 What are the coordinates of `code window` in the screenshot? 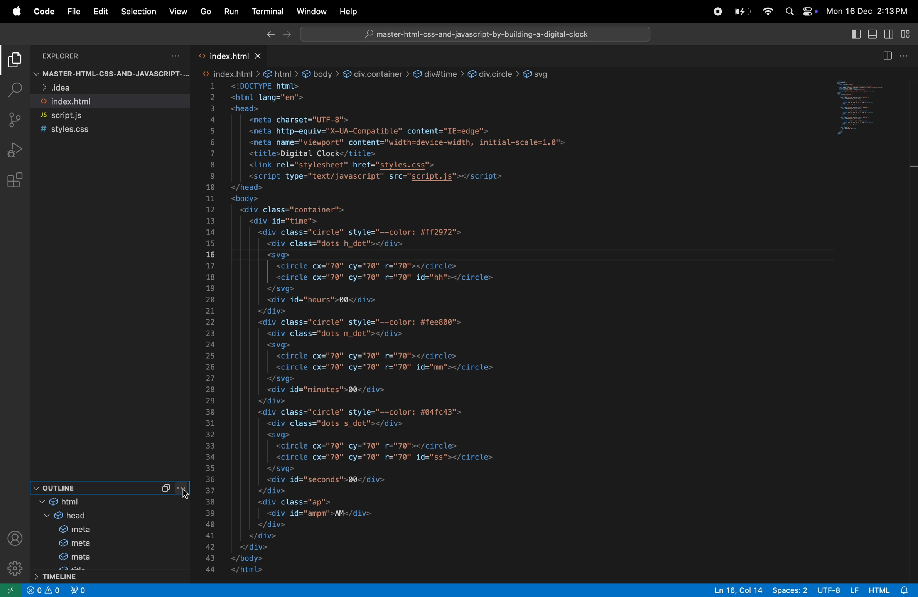 It's located at (868, 105).